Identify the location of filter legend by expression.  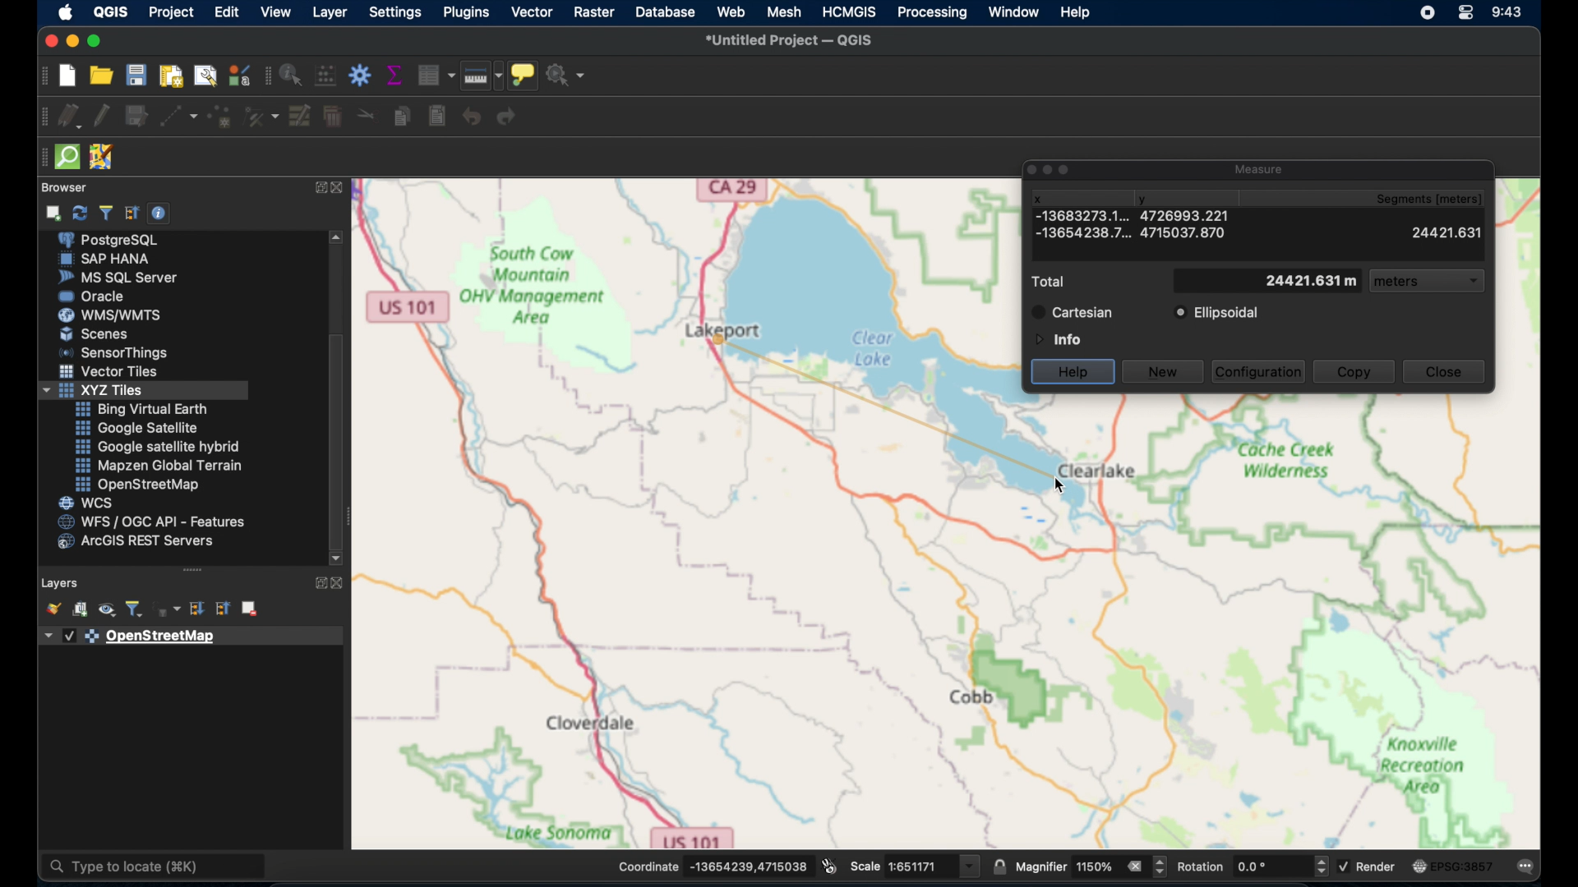
(169, 609).